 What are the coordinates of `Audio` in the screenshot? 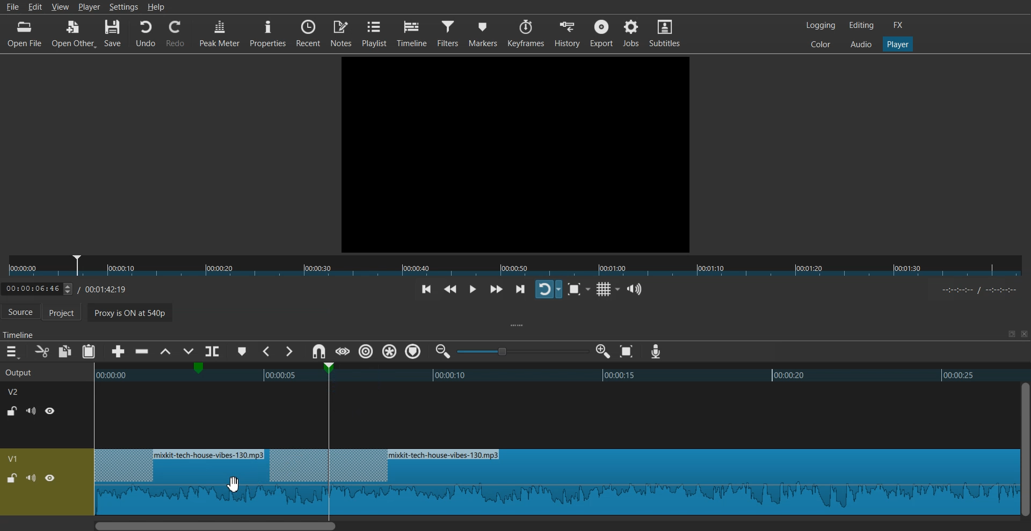 It's located at (861, 43).